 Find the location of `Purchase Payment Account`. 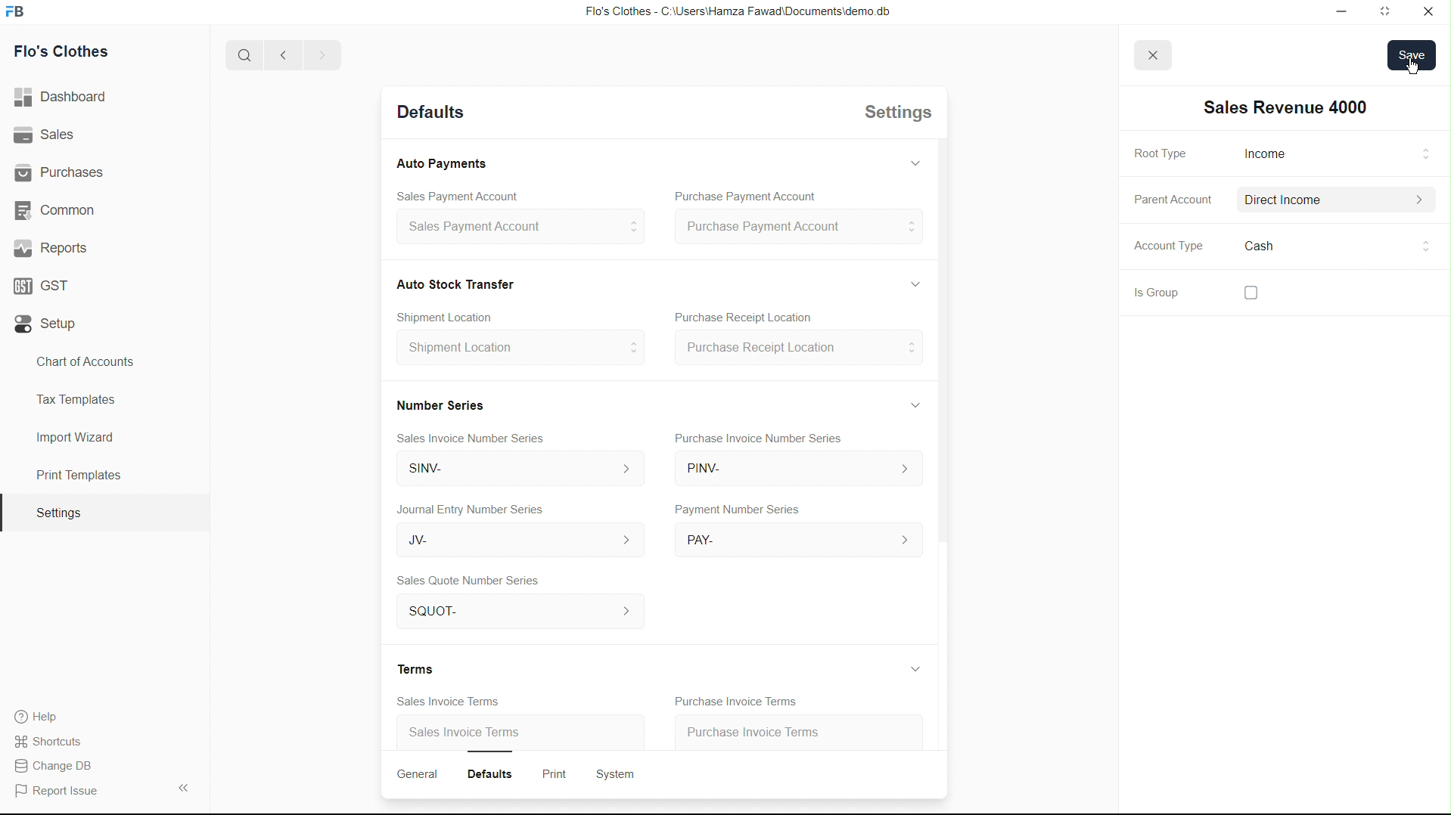

Purchase Payment Account is located at coordinates (739, 197).